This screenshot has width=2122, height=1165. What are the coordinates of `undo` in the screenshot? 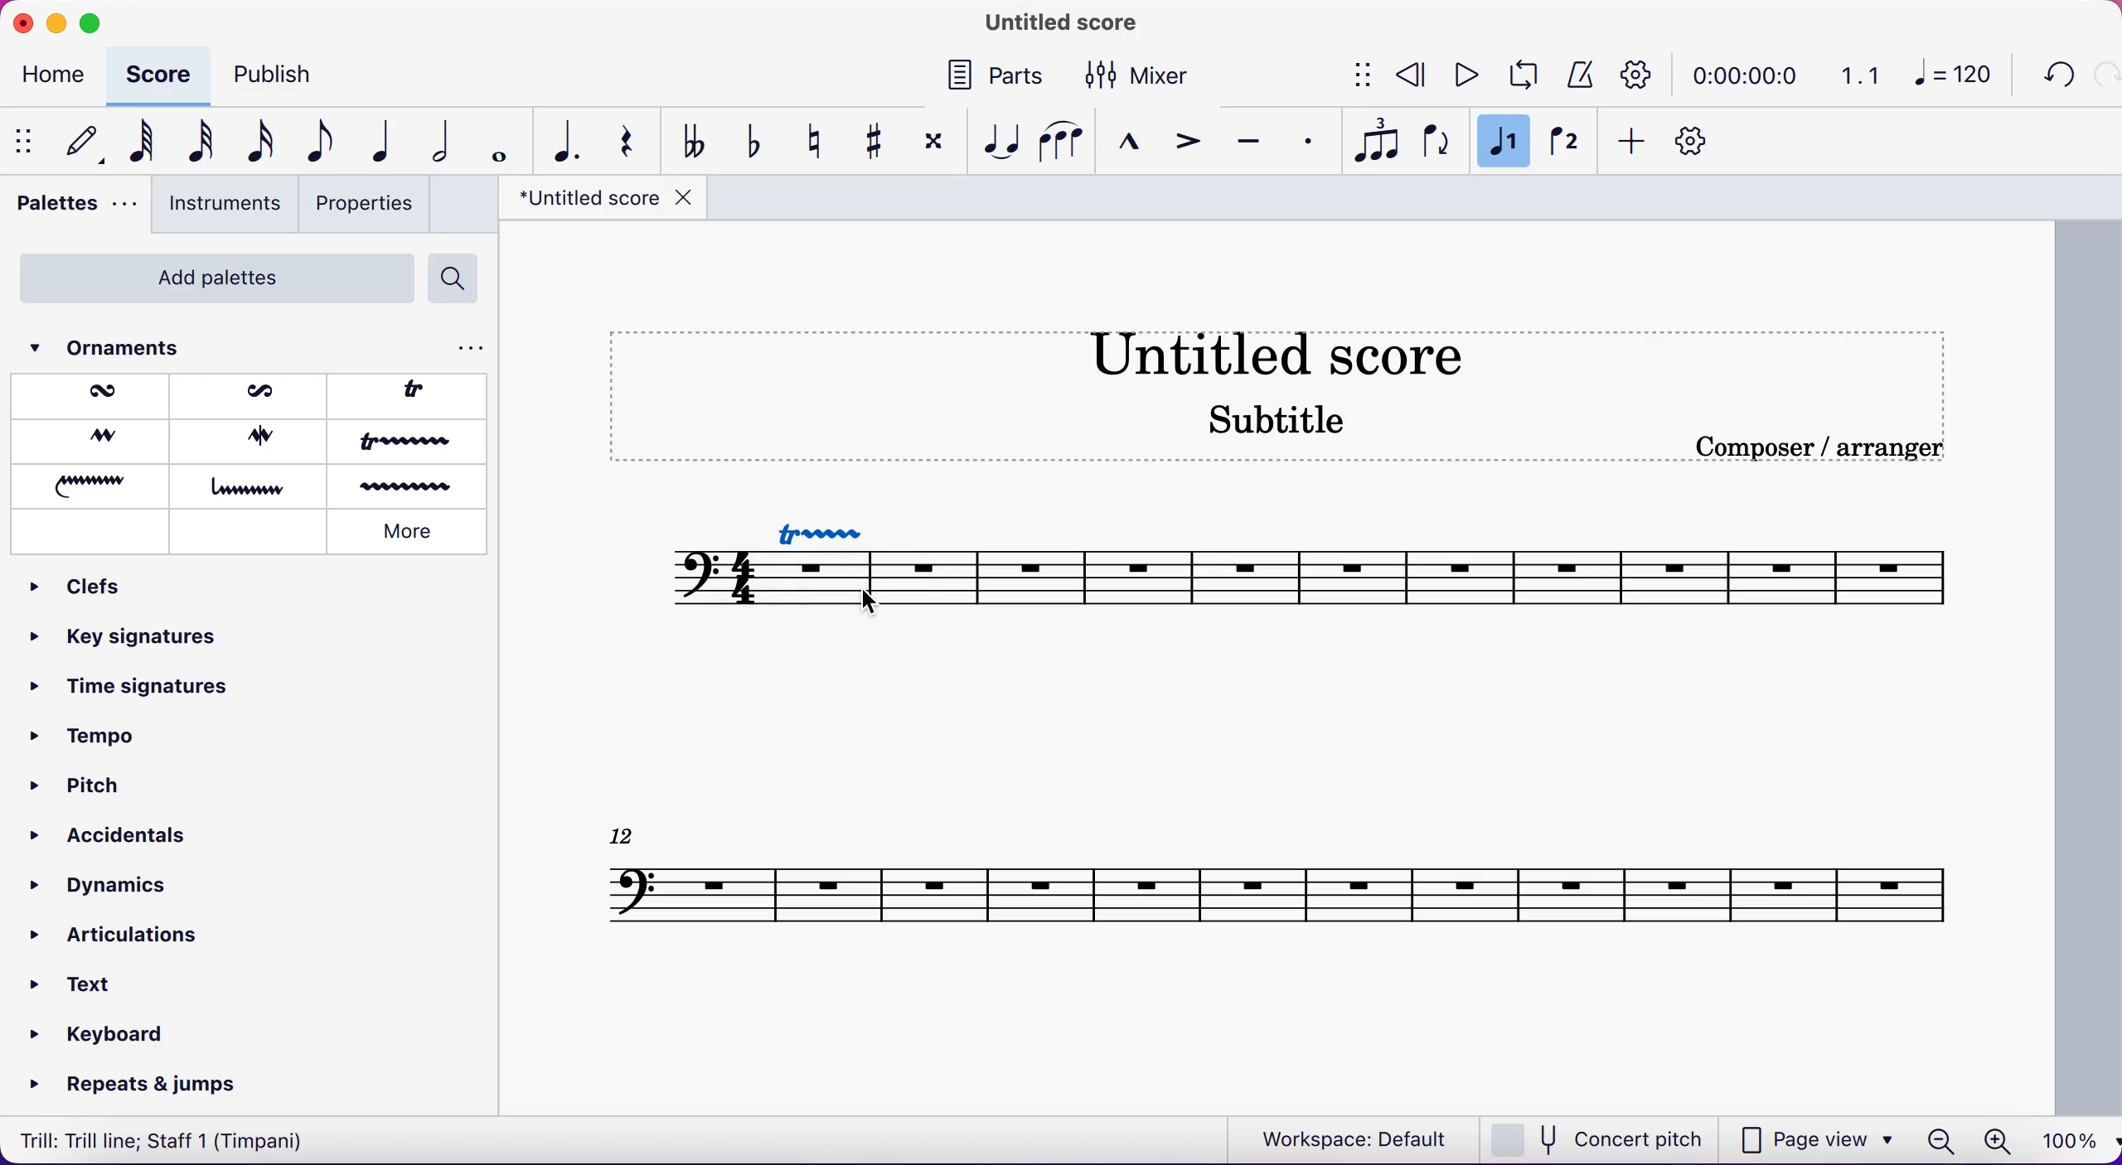 It's located at (2054, 77).